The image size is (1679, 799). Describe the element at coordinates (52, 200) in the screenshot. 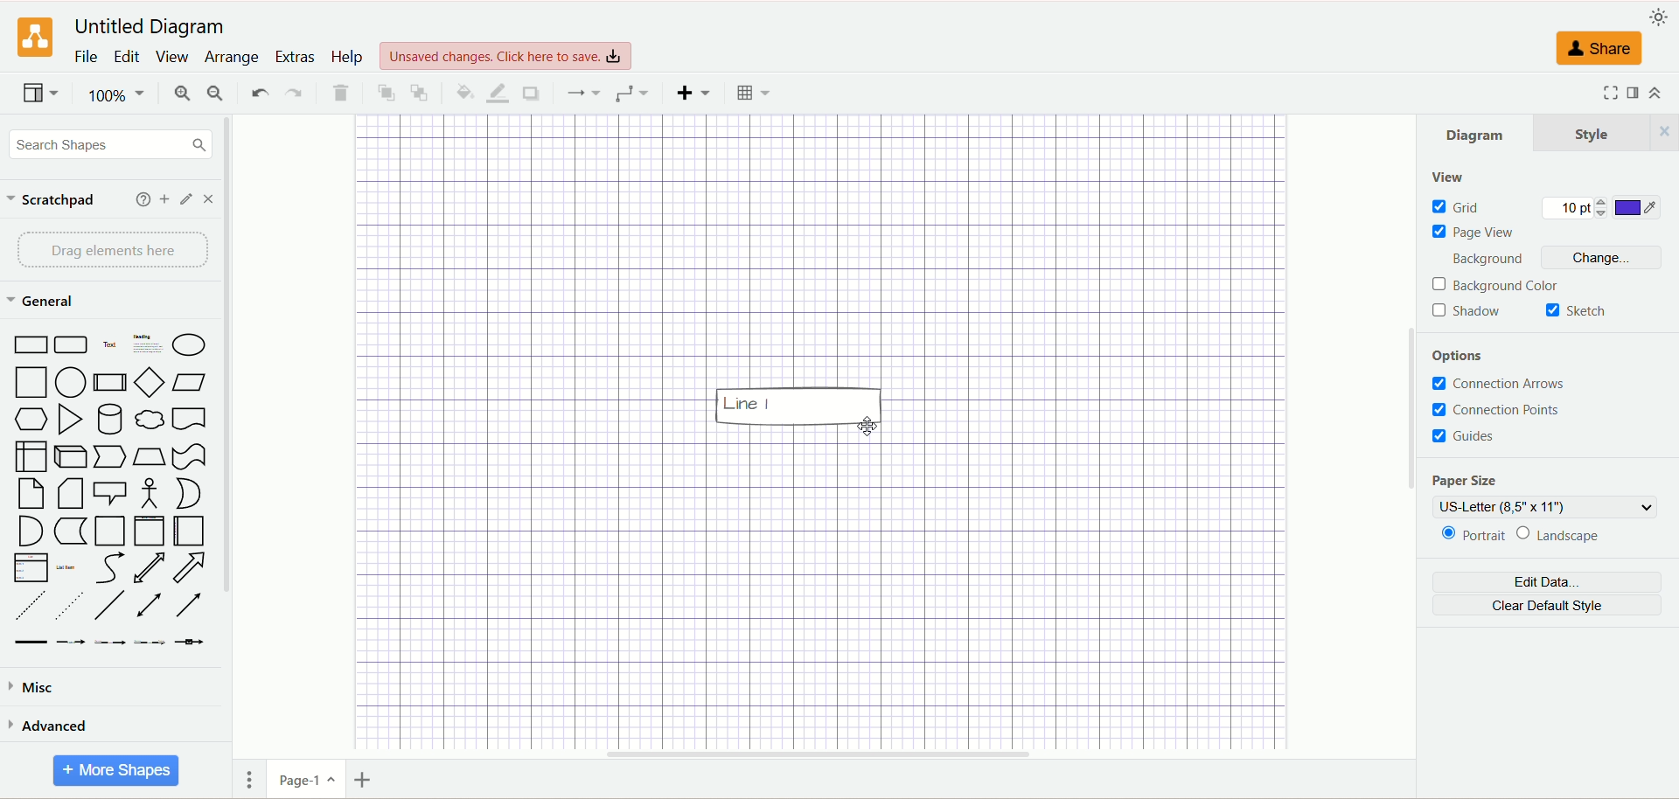

I see `scratchpad` at that location.